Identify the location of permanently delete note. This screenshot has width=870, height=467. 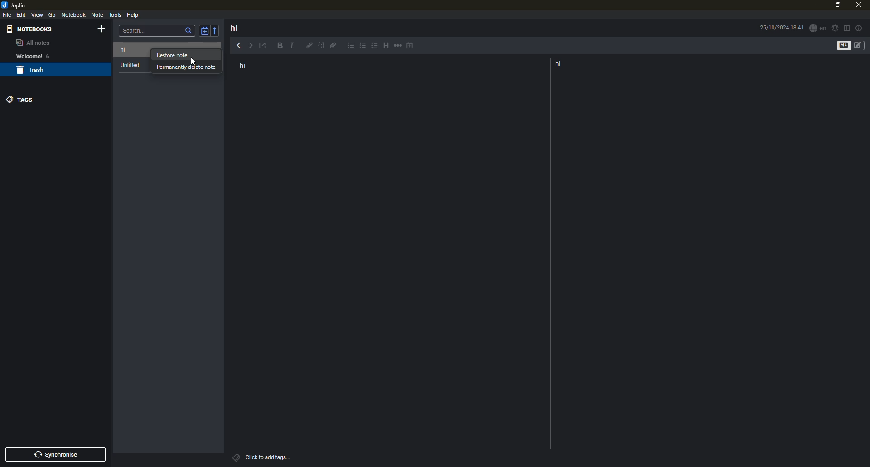
(187, 67).